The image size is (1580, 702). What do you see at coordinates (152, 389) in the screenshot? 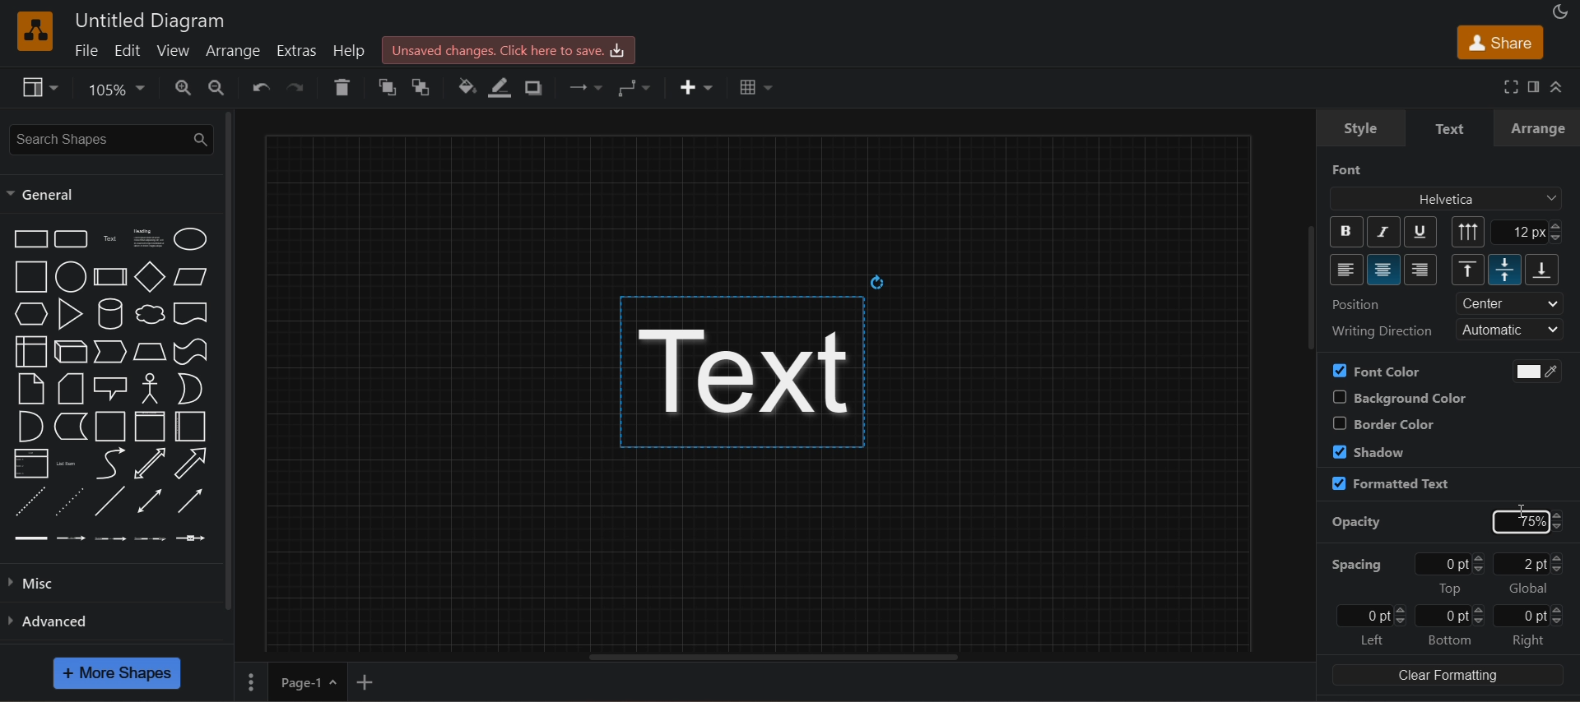
I see `actor` at bounding box center [152, 389].